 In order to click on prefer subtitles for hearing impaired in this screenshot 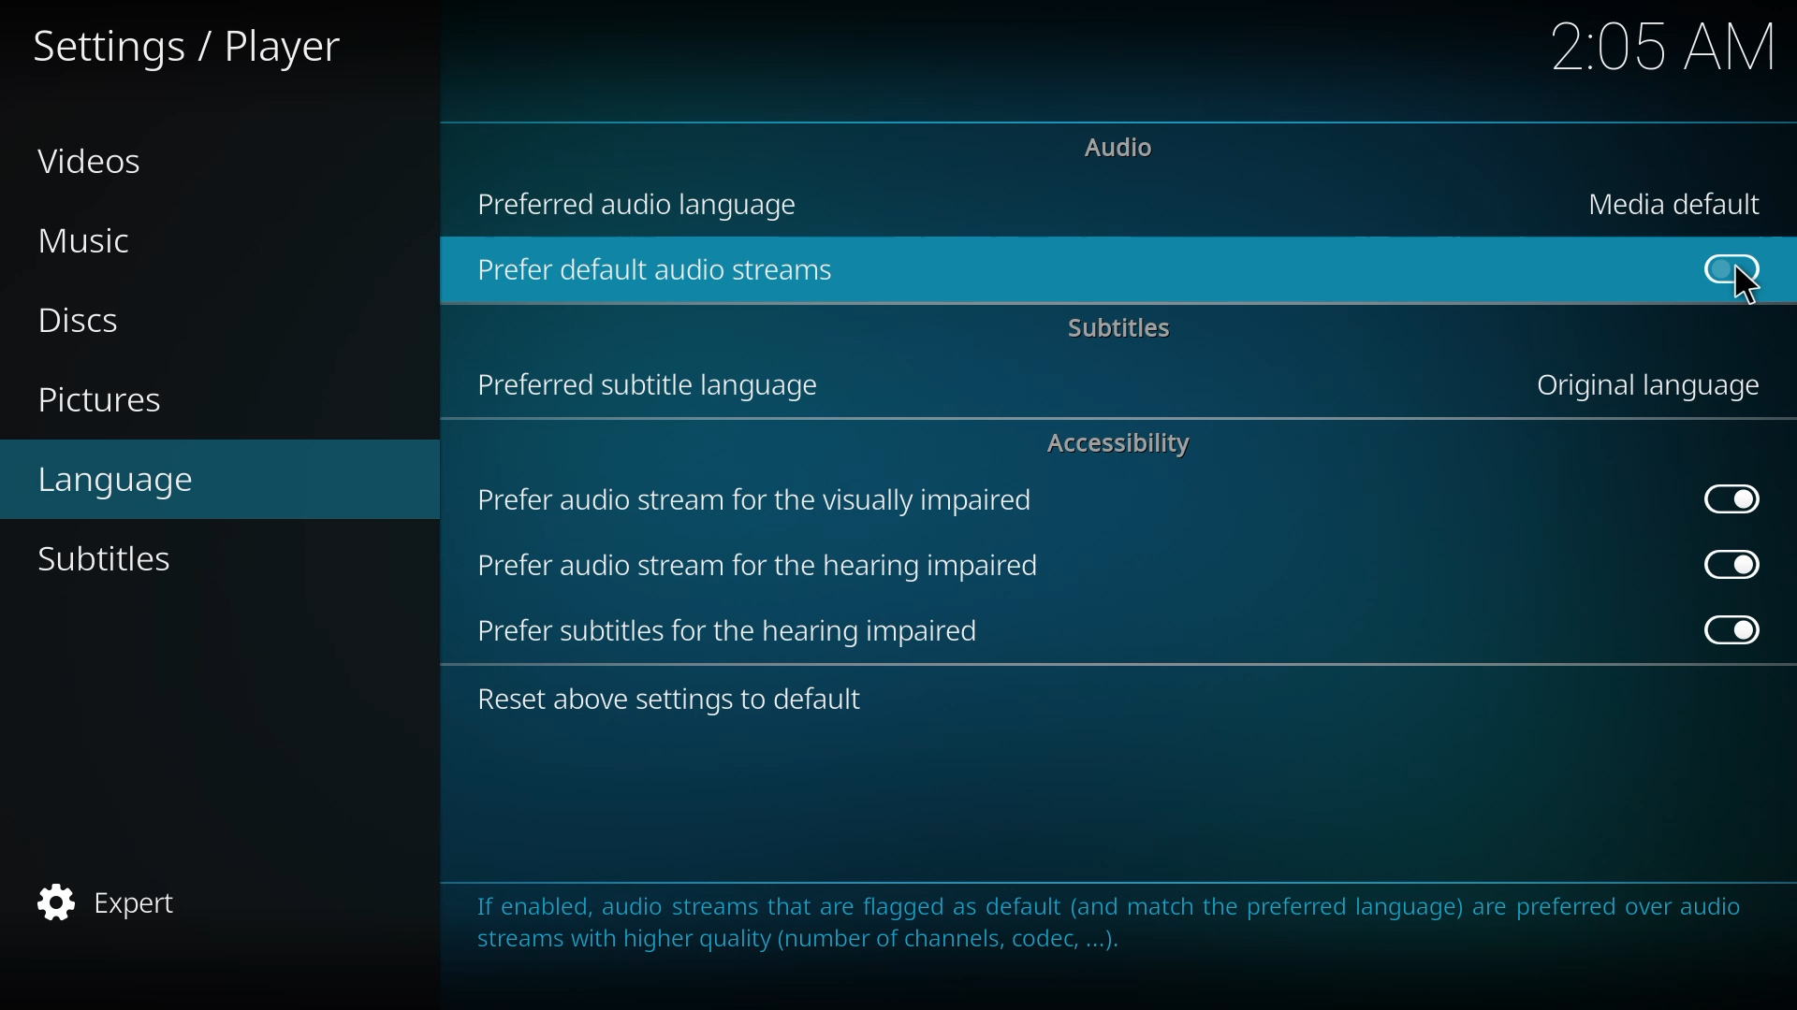, I will do `click(728, 629)`.